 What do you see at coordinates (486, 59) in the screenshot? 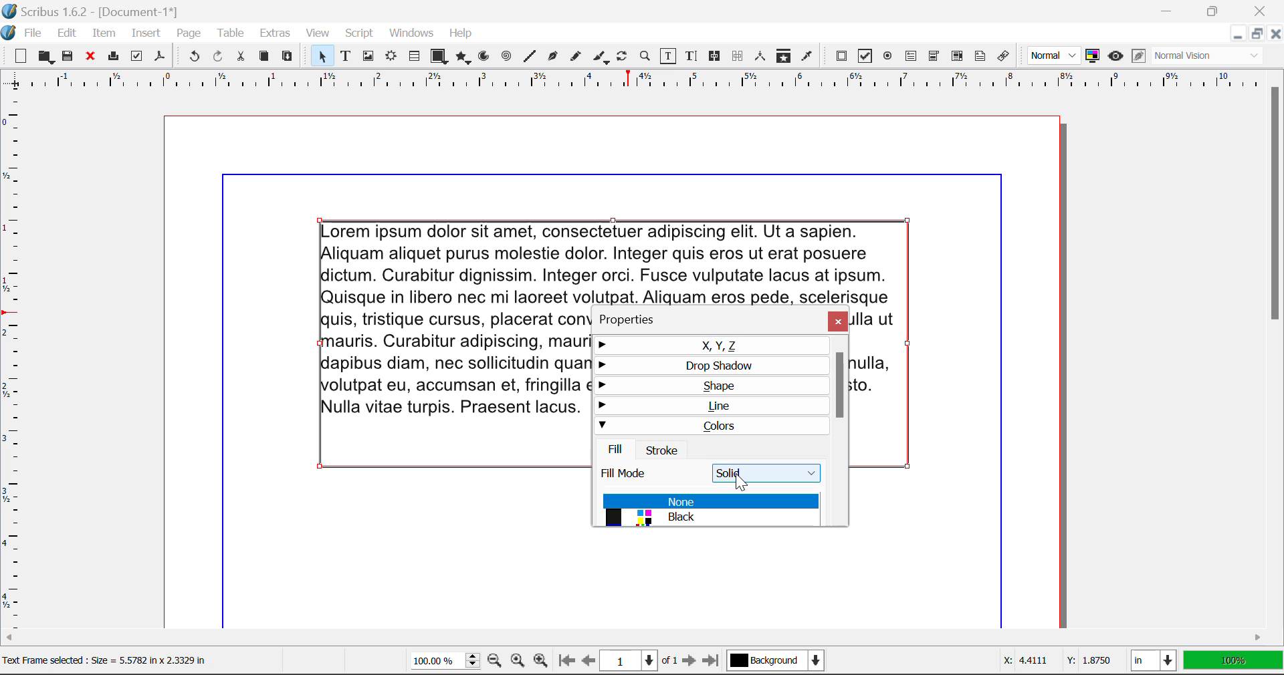
I see `Arcs` at bounding box center [486, 59].